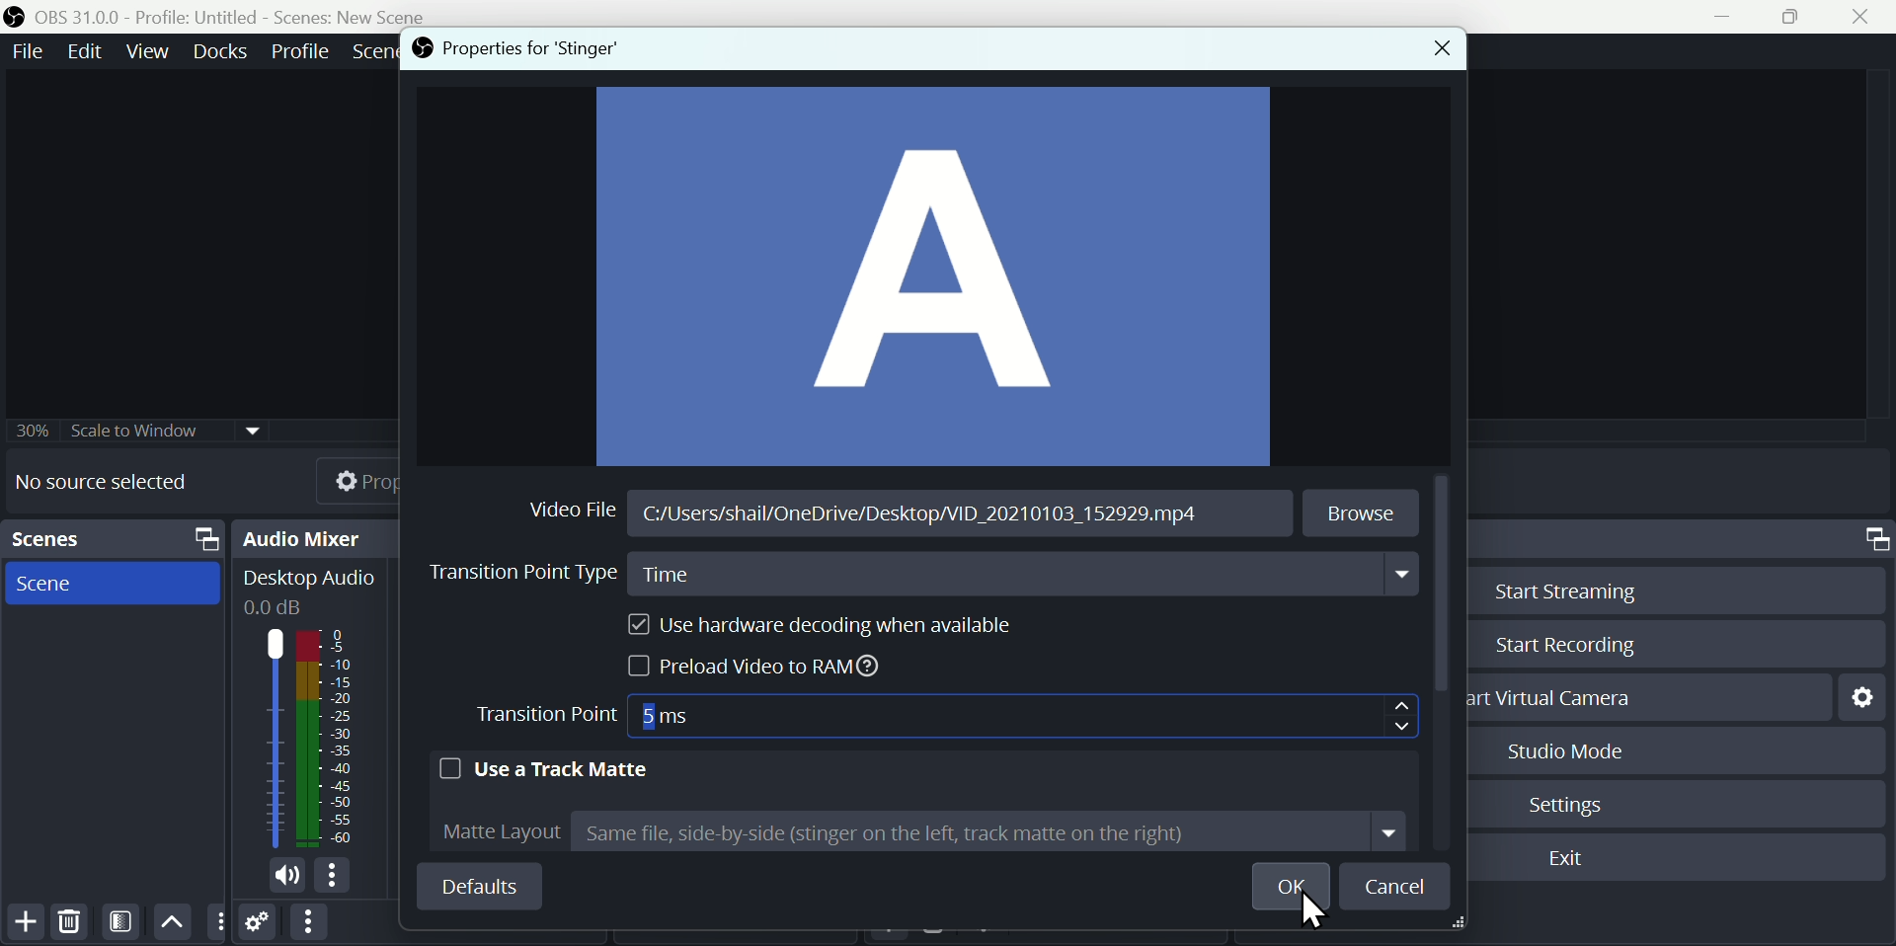  Describe the element at coordinates (478, 886) in the screenshot. I see `Default` at that location.